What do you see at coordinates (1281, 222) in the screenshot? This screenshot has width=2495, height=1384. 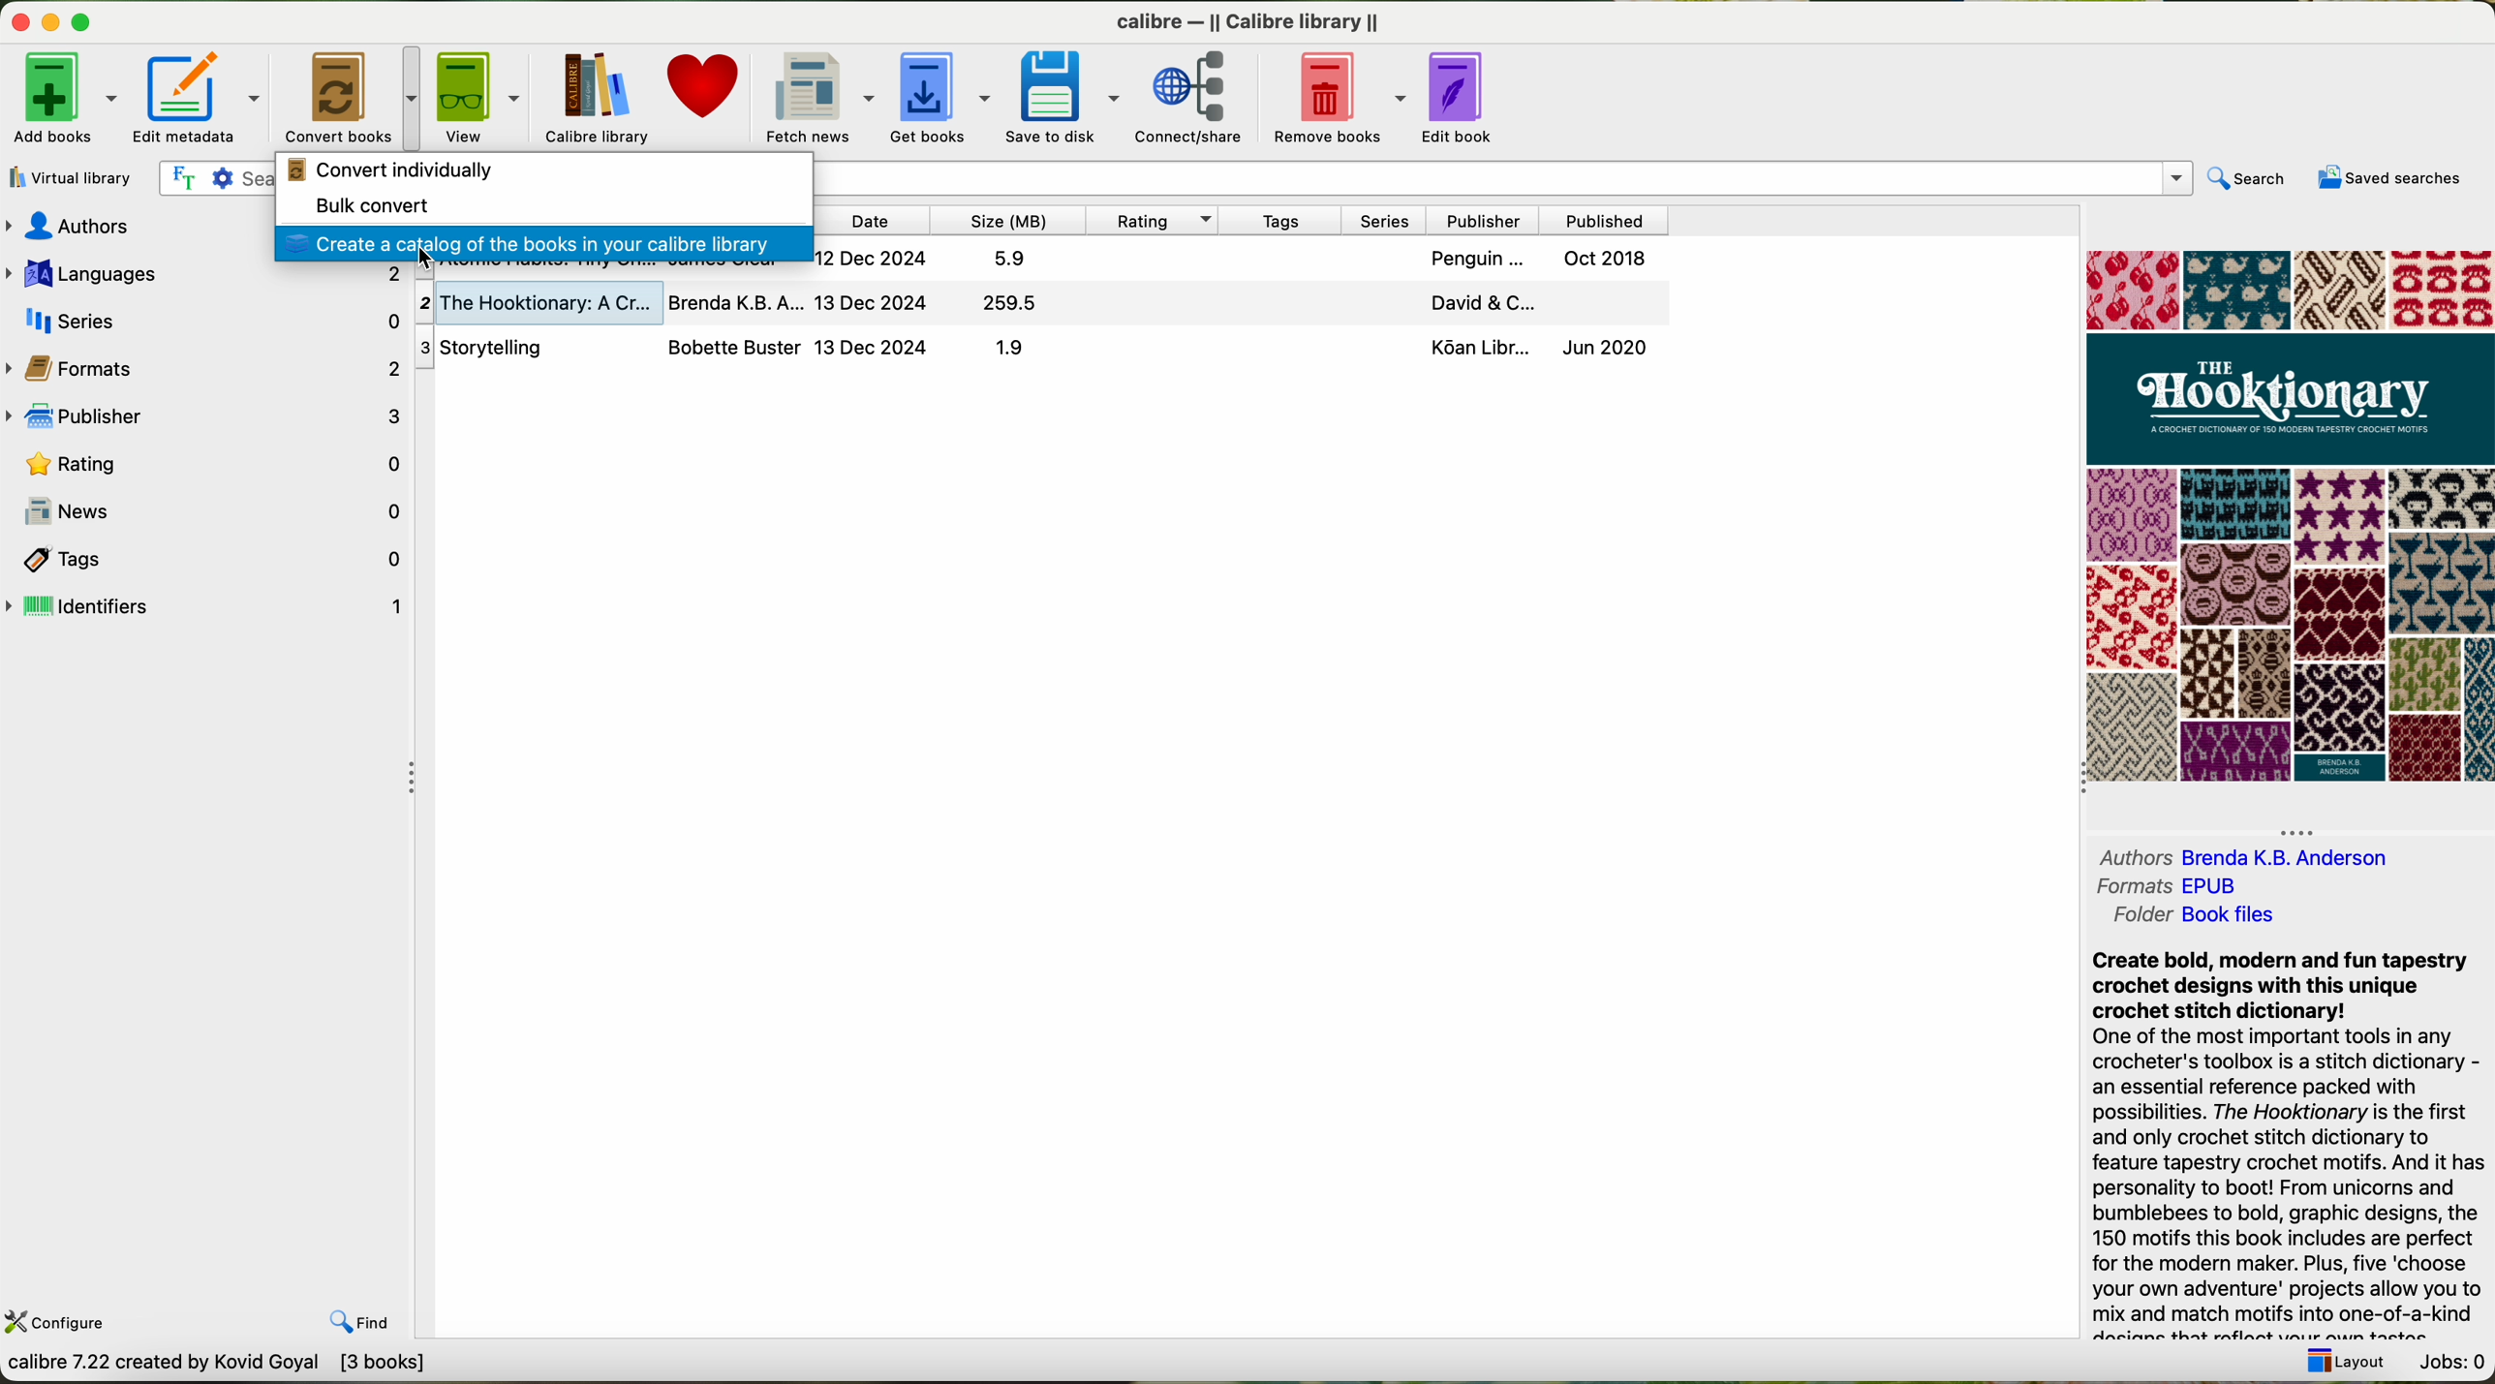 I see `tags` at bounding box center [1281, 222].